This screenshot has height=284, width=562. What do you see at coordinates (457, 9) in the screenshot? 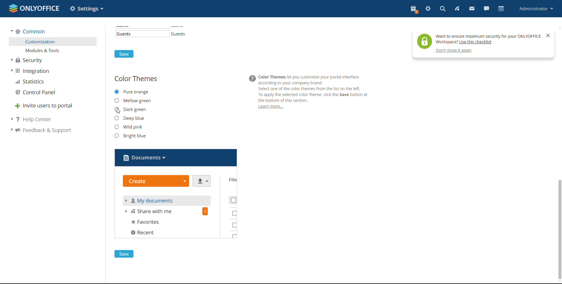
I see `feed` at bounding box center [457, 9].